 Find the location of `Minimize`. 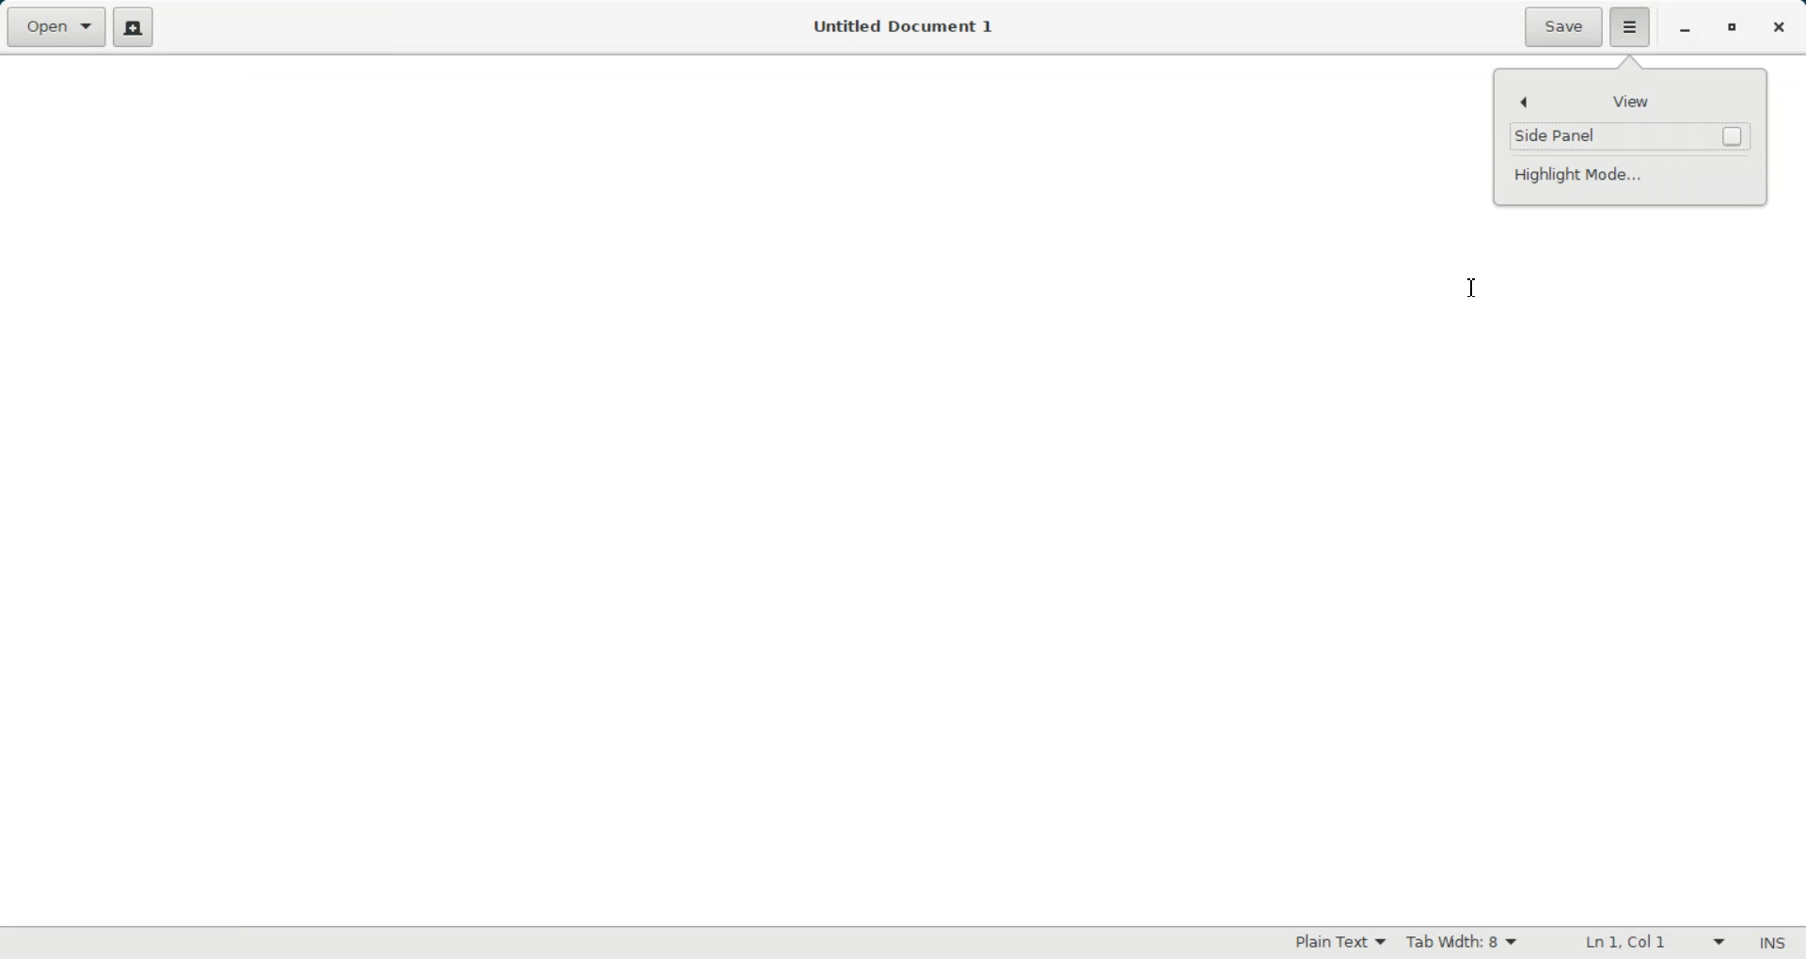

Minimize is located at coordinates (1687, 28).